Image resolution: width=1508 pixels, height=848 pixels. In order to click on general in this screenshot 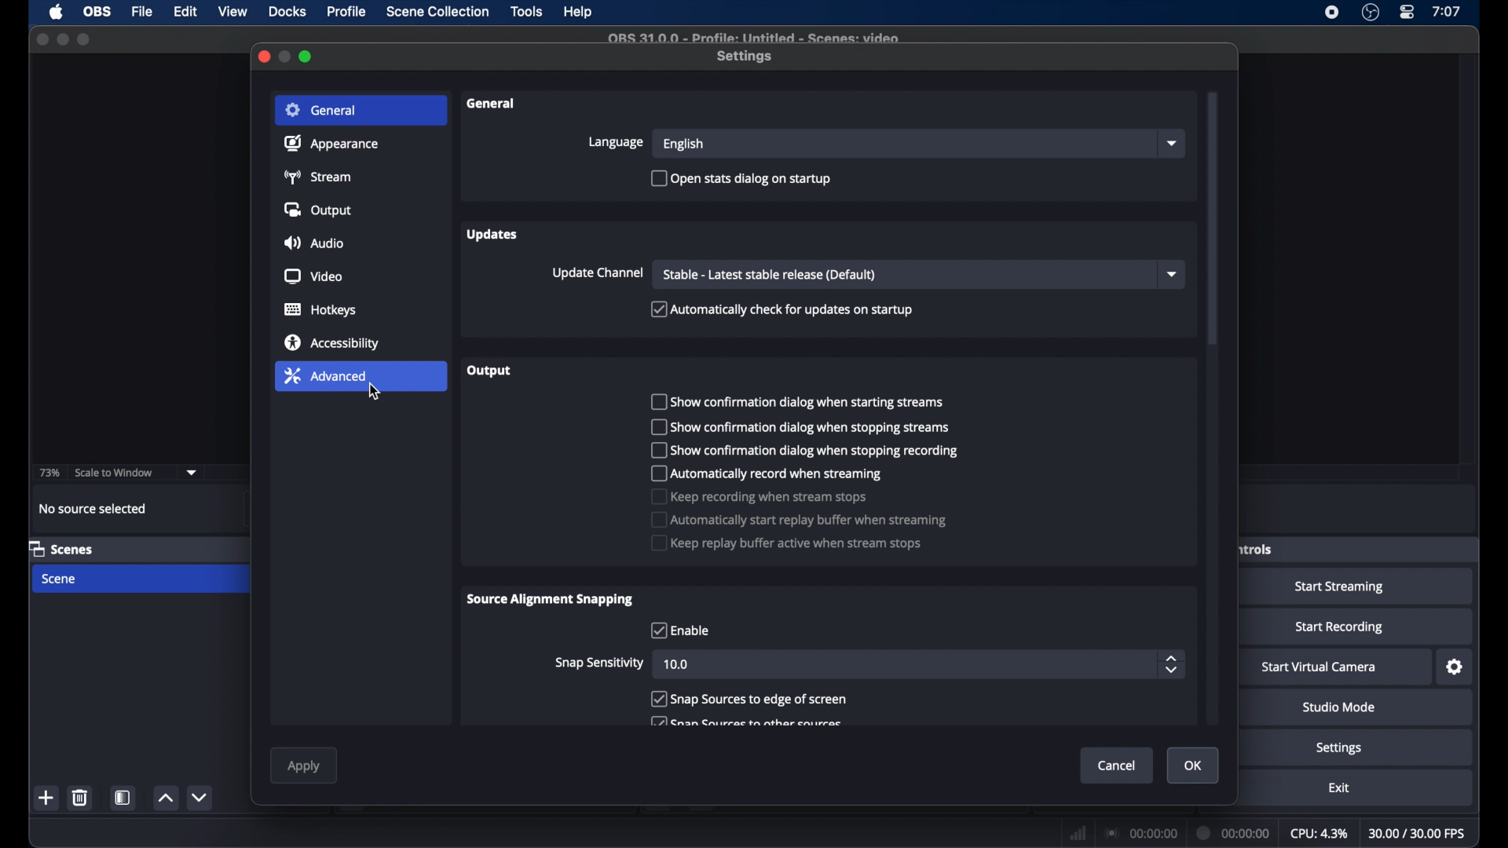, I will do `click(322, 111)`.